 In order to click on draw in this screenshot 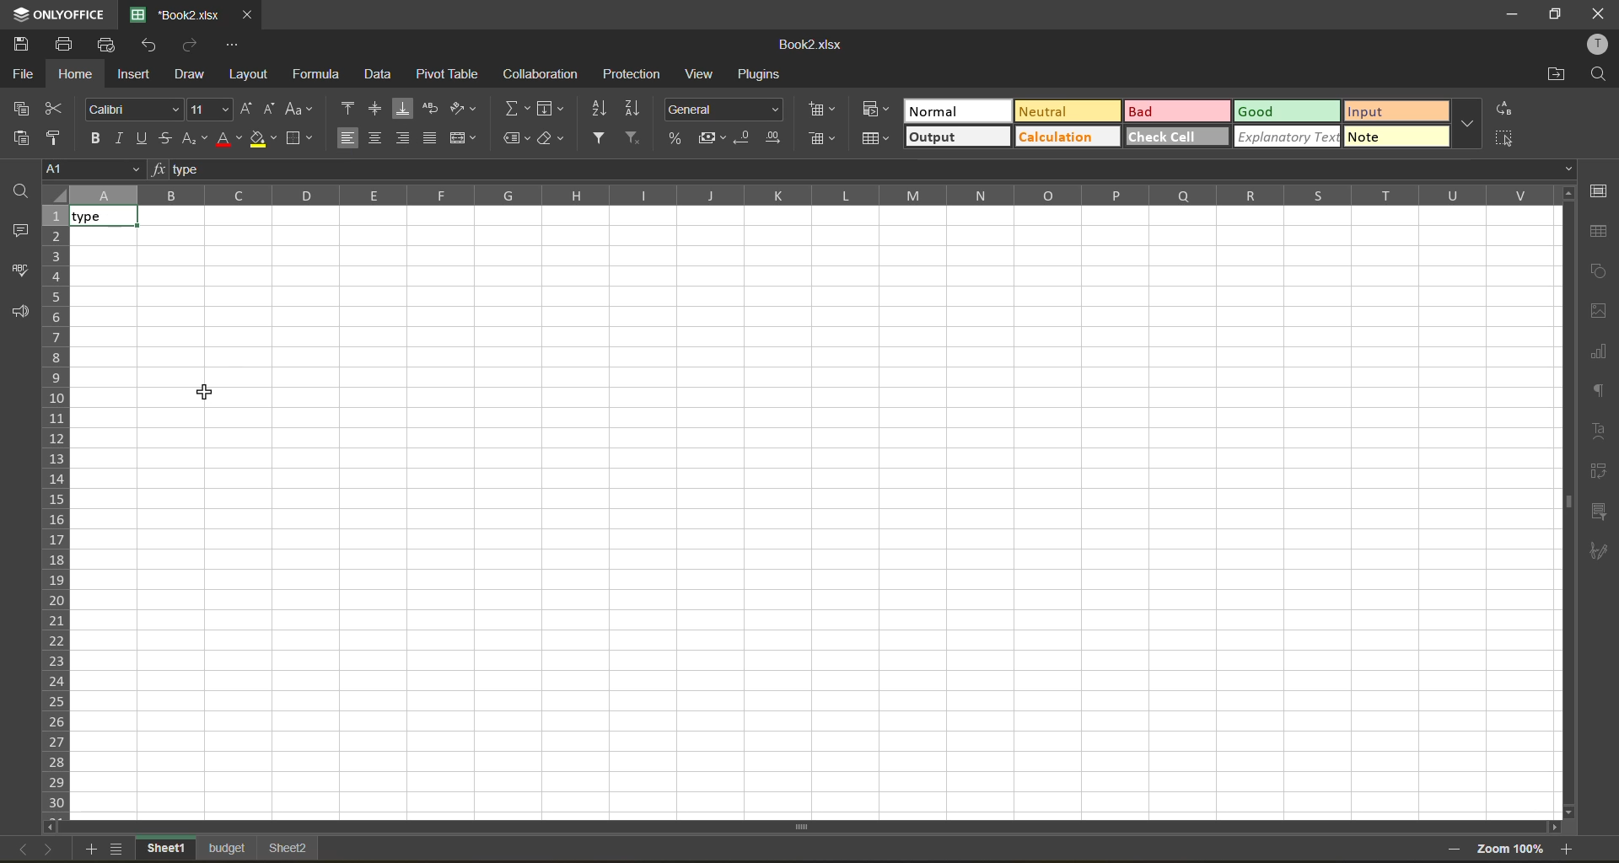, I will do `click(186, 75)`.